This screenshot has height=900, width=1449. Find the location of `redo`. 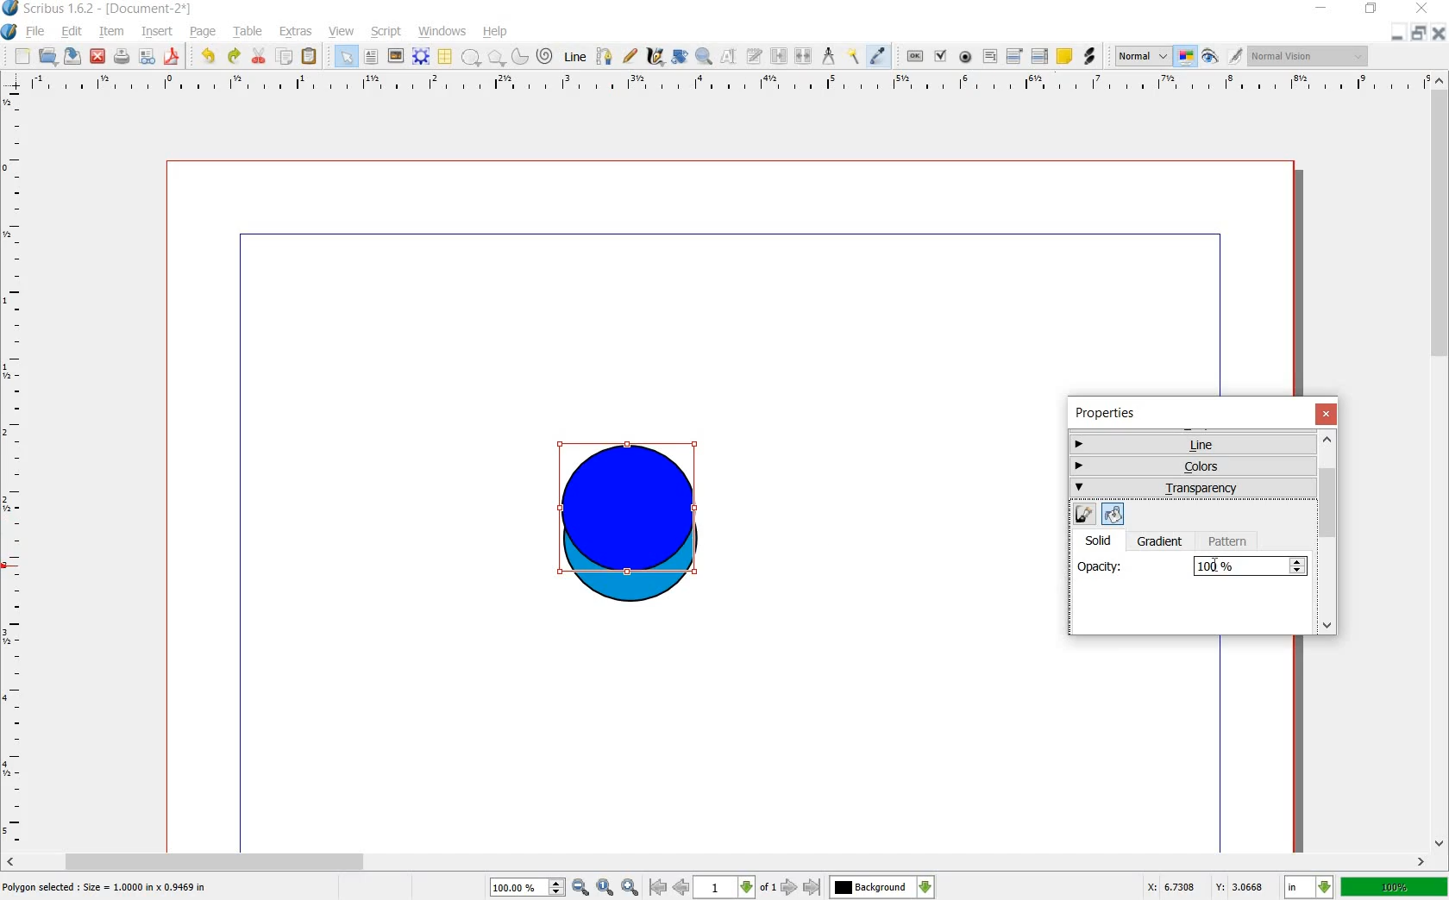

redo is located at coordinates (233, 57).